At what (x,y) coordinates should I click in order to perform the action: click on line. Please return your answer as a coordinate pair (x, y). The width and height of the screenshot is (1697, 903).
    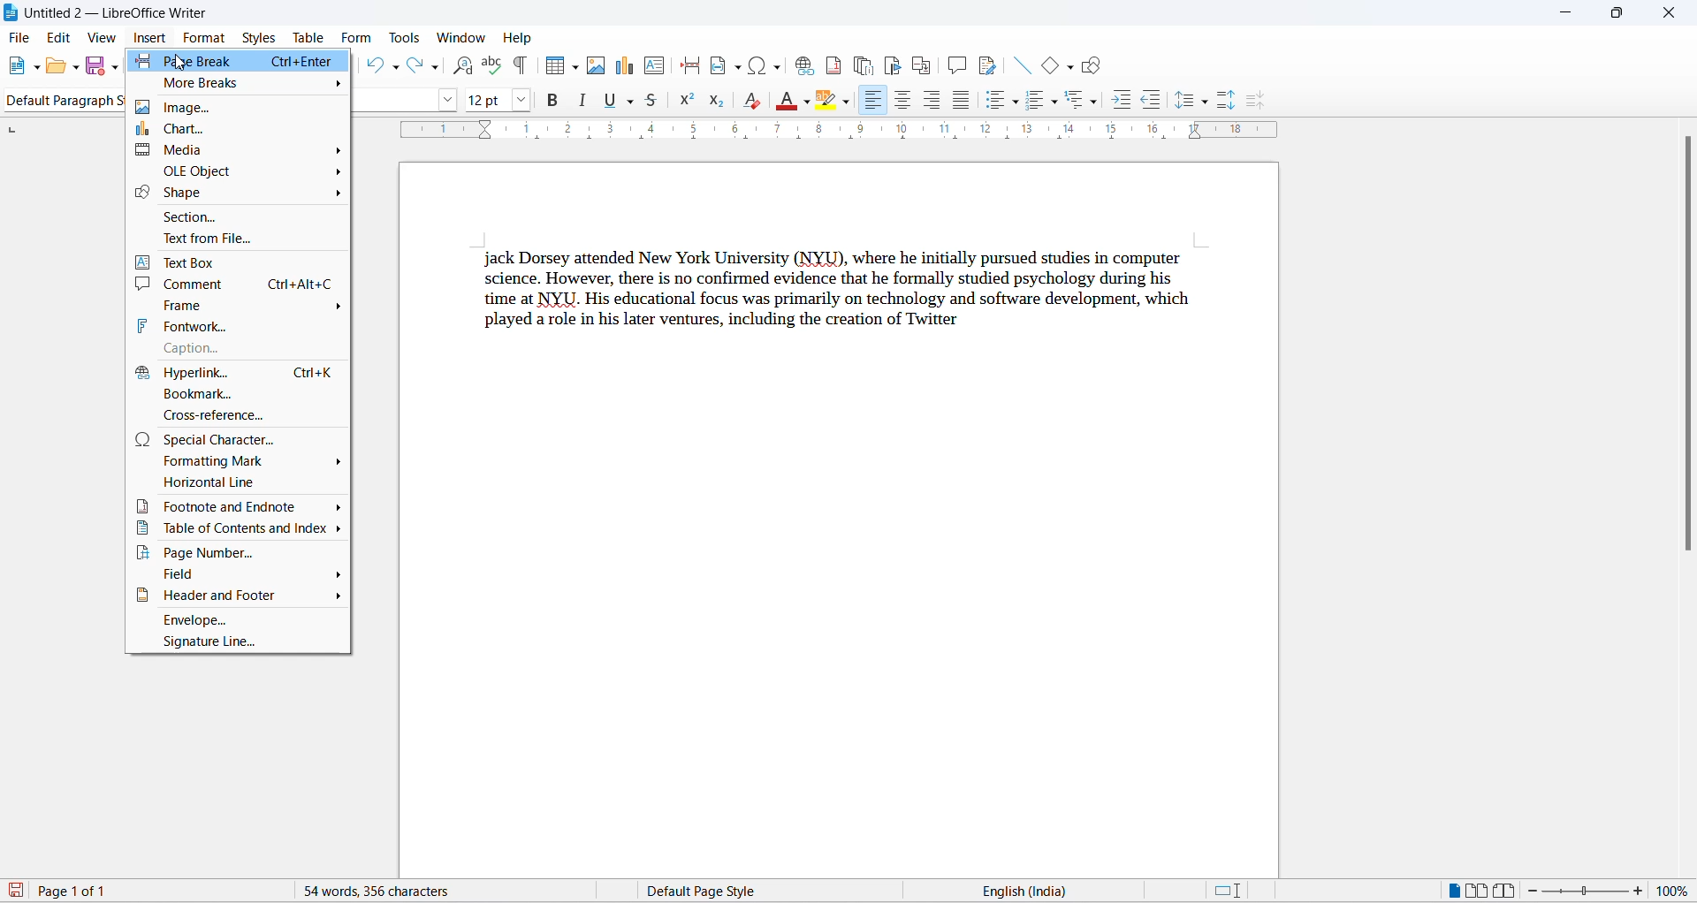
    Looking at the image, I should click on (1024, 65).